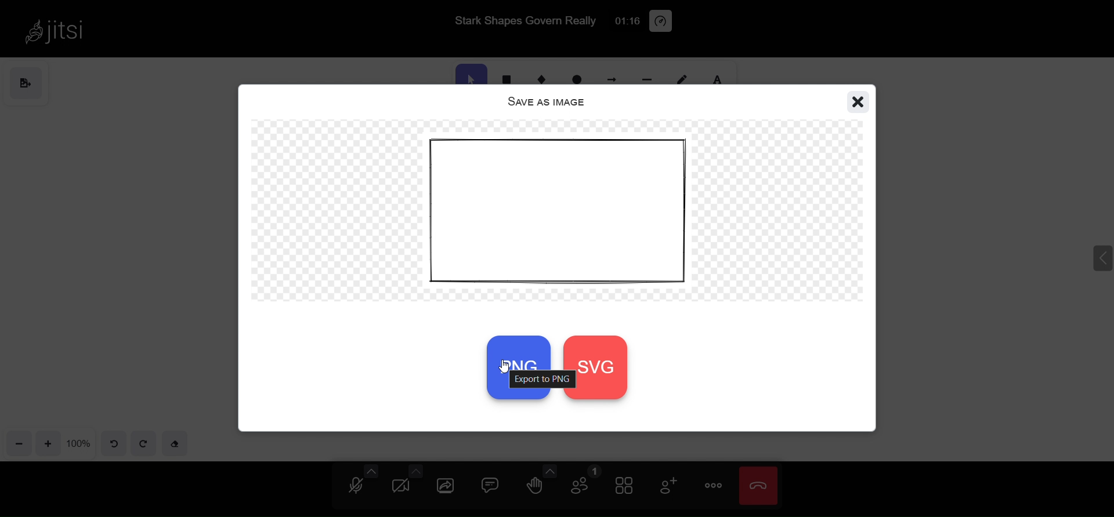  I want to click on svg, so click(605, 369).